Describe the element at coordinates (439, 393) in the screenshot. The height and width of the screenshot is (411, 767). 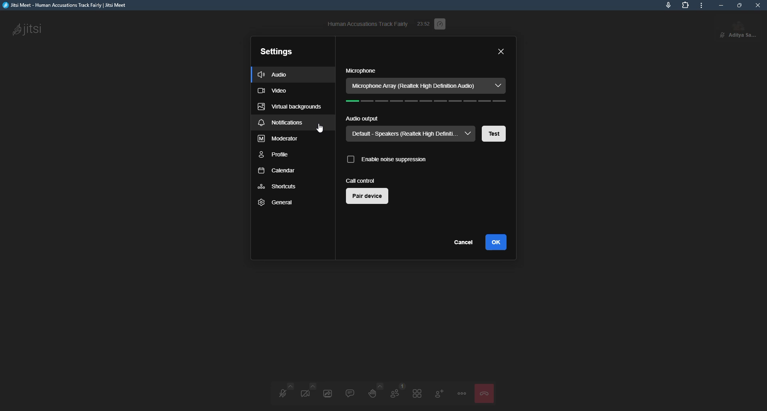
I see `invite people` at that location.